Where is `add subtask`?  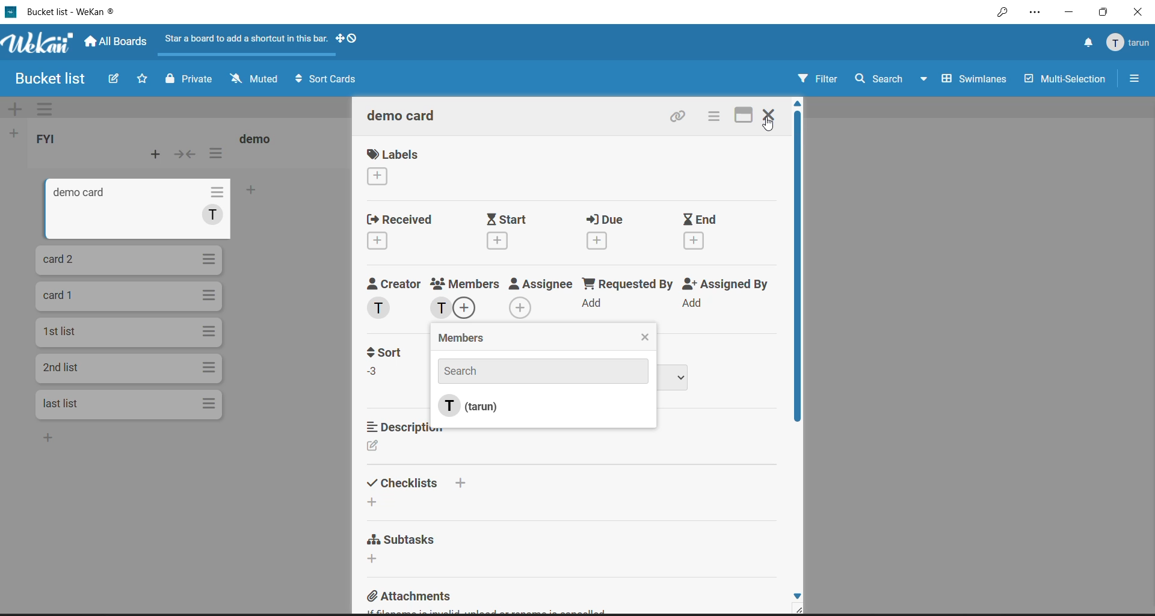 add subtask is located at coordinates (374, 558).